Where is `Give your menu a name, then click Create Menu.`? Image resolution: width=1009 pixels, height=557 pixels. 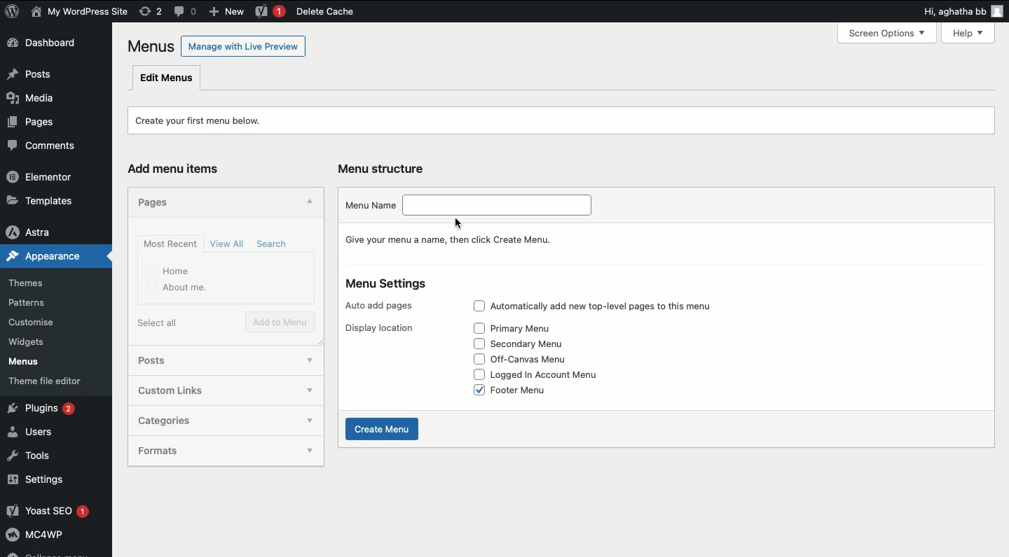
Give your menu a name, then click Create Menu. is located at coordinates (456, 239).